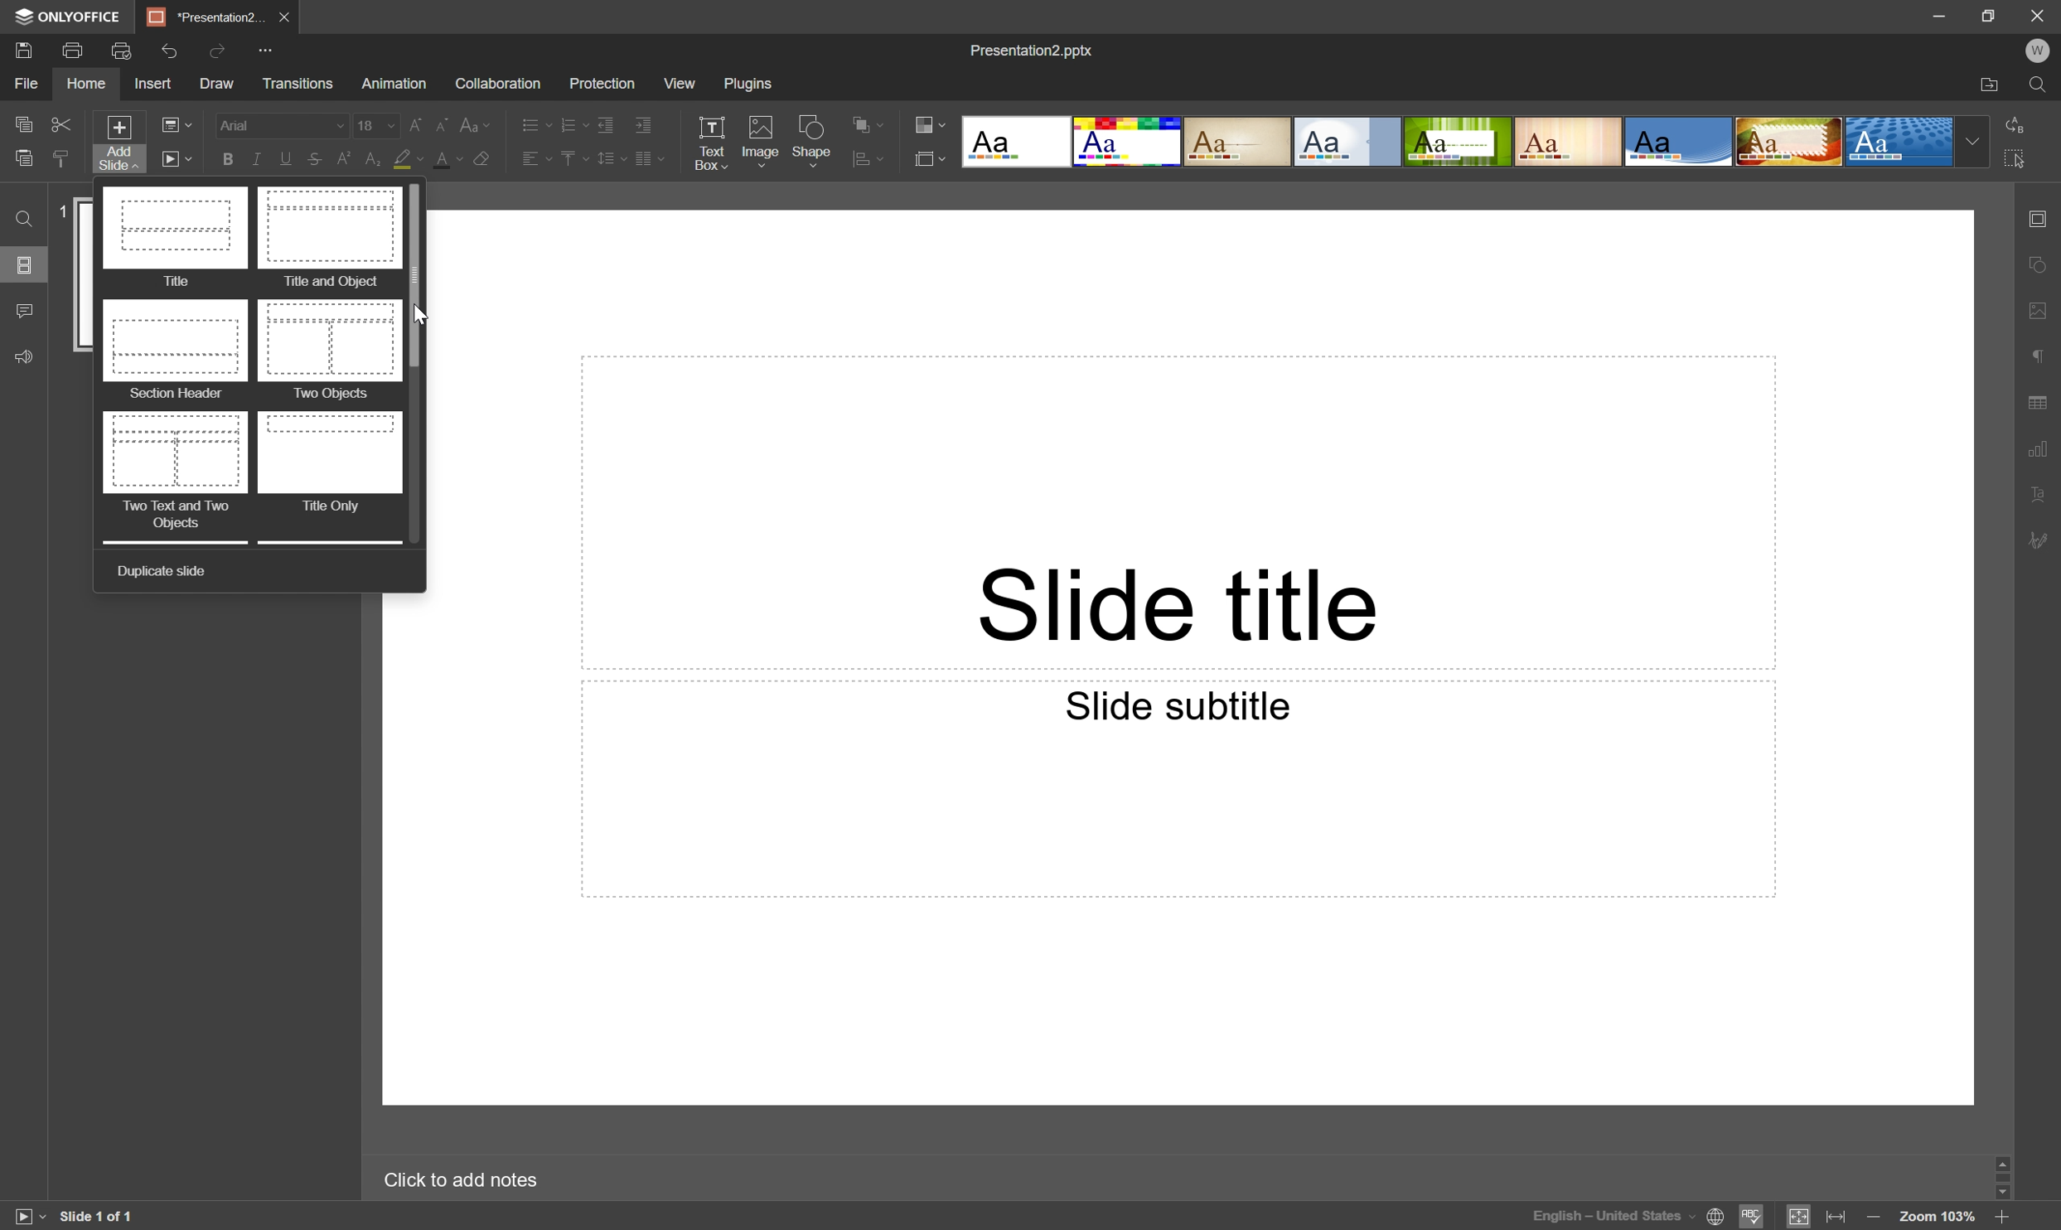  Describe the element at coordinates (532, 121) in the screenshot. I see `Bullets` at that location.